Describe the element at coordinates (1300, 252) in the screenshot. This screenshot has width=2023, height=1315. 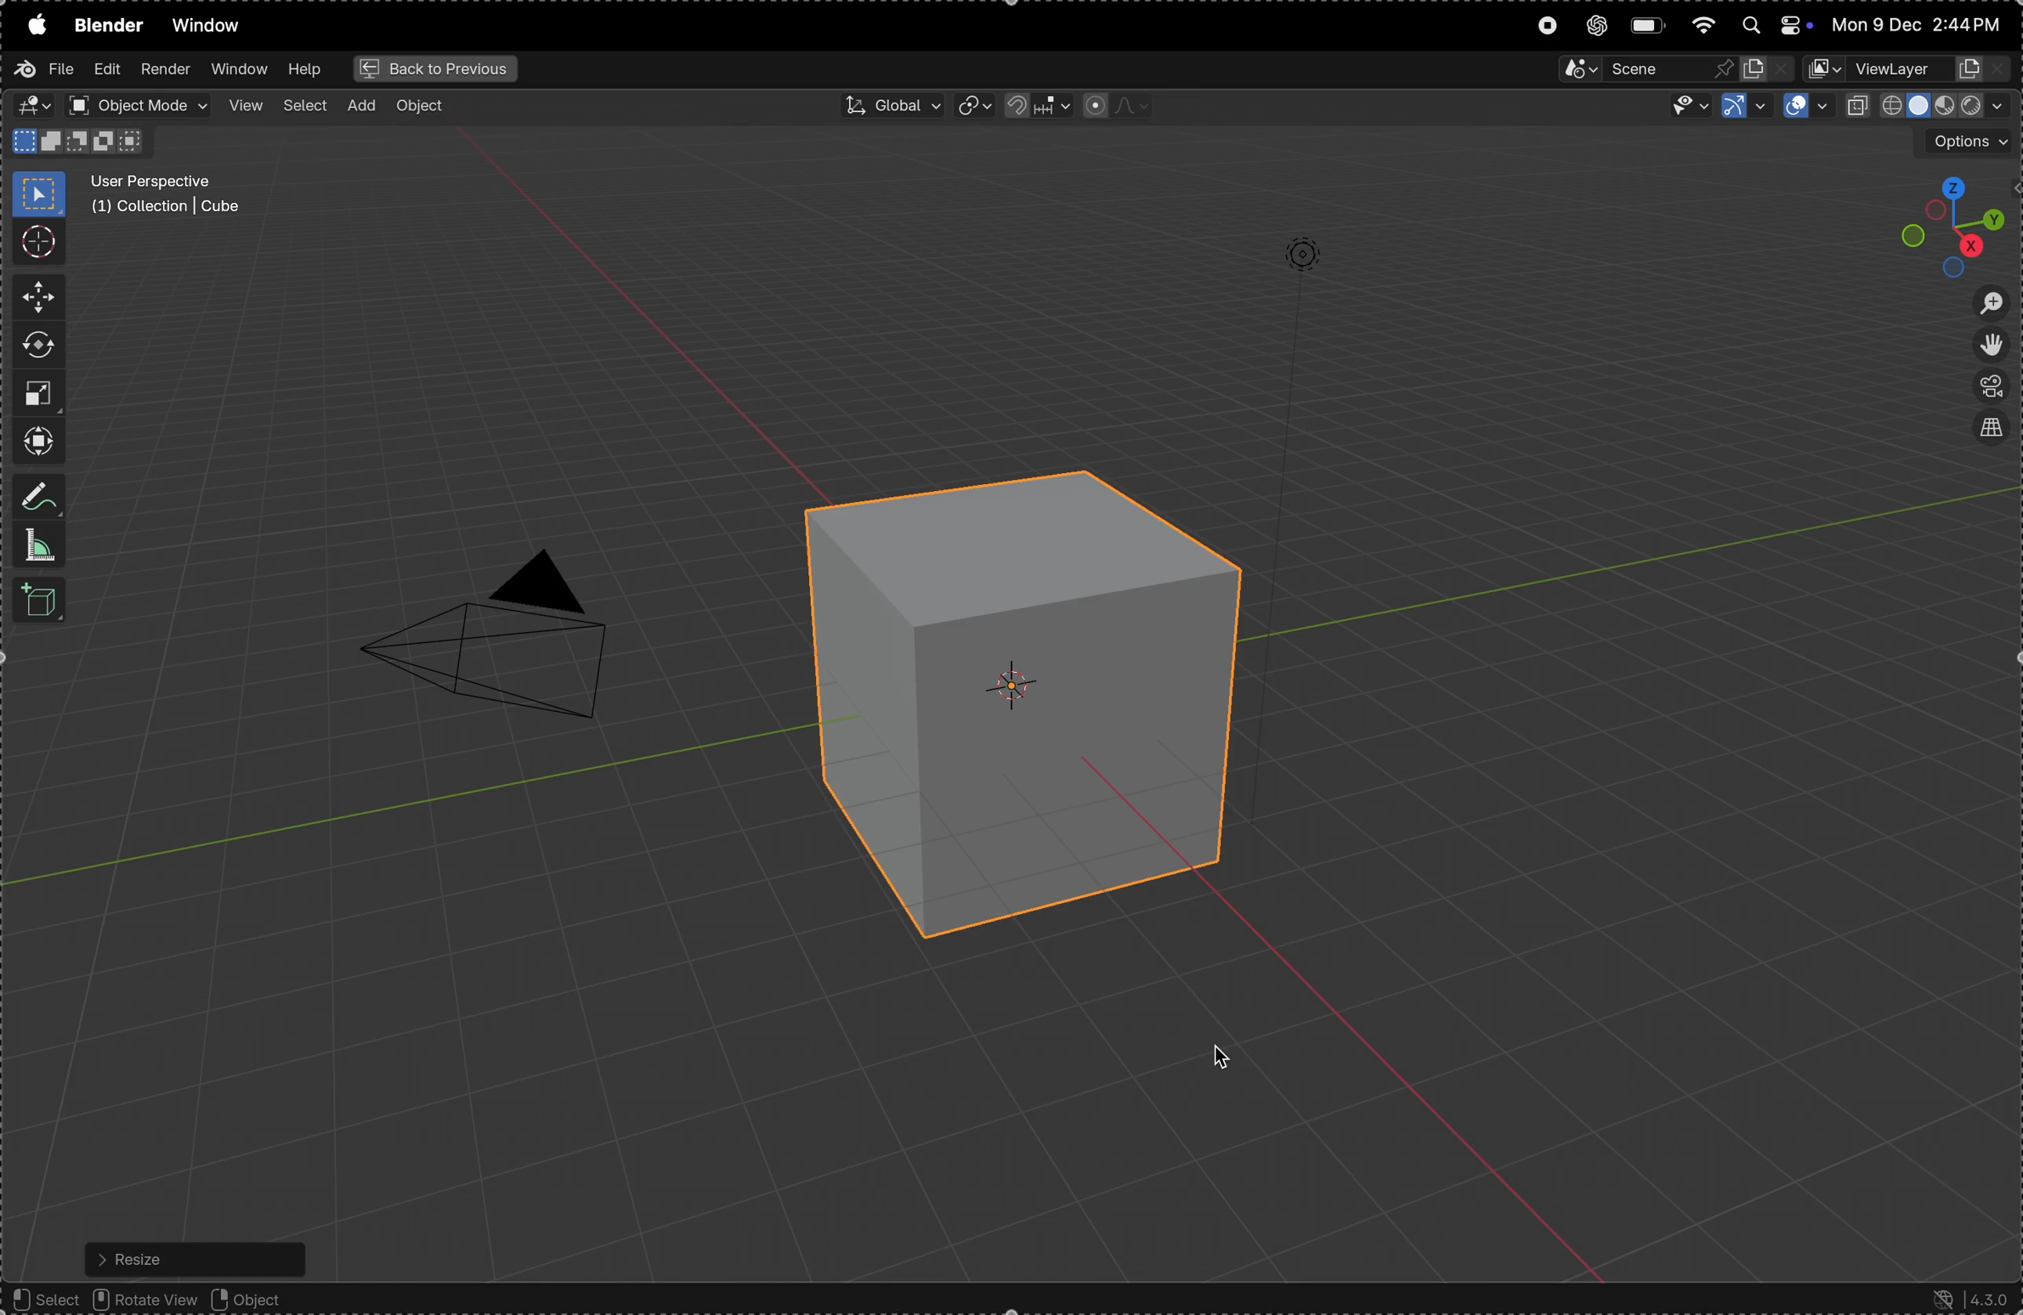
I see `lights` at that location.